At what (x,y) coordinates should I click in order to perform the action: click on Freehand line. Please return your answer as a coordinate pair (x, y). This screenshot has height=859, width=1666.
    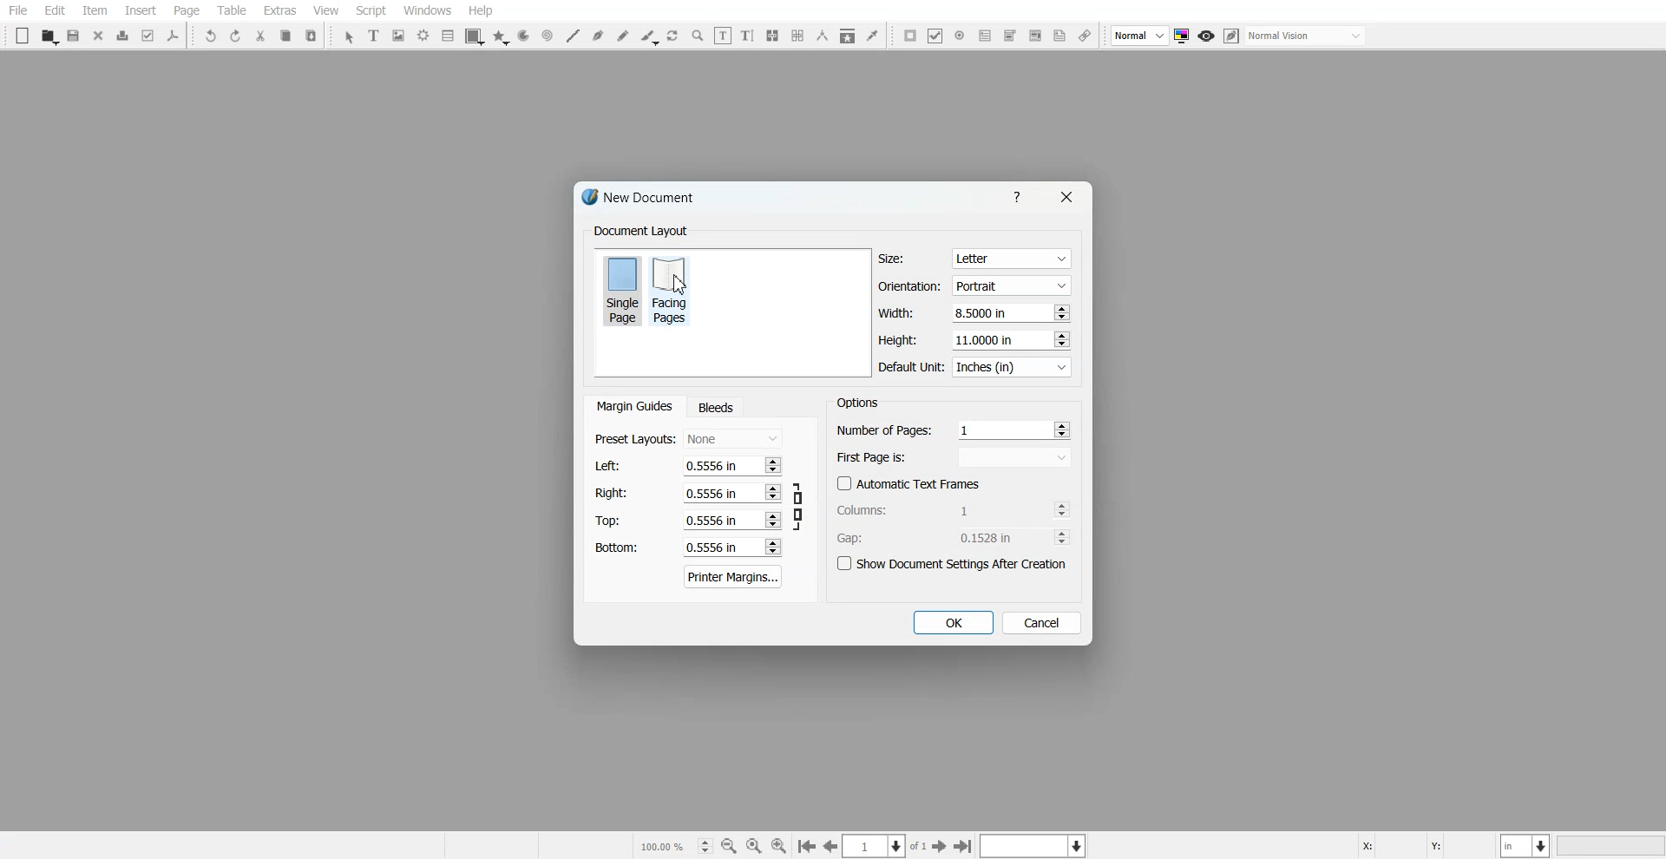
    Looking at the image, I should click on (623, 36).